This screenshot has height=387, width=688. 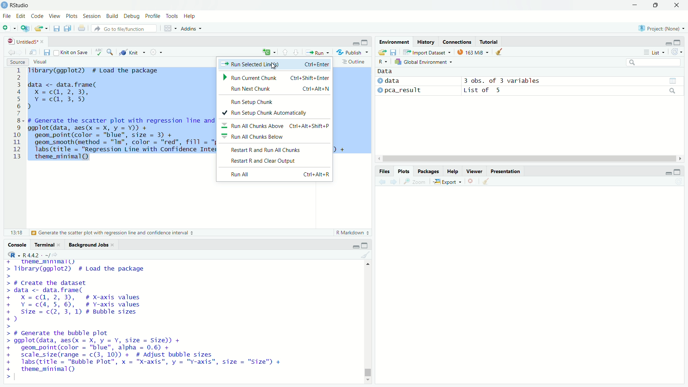 What do you see at coordinates (20, 52) in the screenshot?
I see `Go forward to next source location` at bounding box center [20, 52].